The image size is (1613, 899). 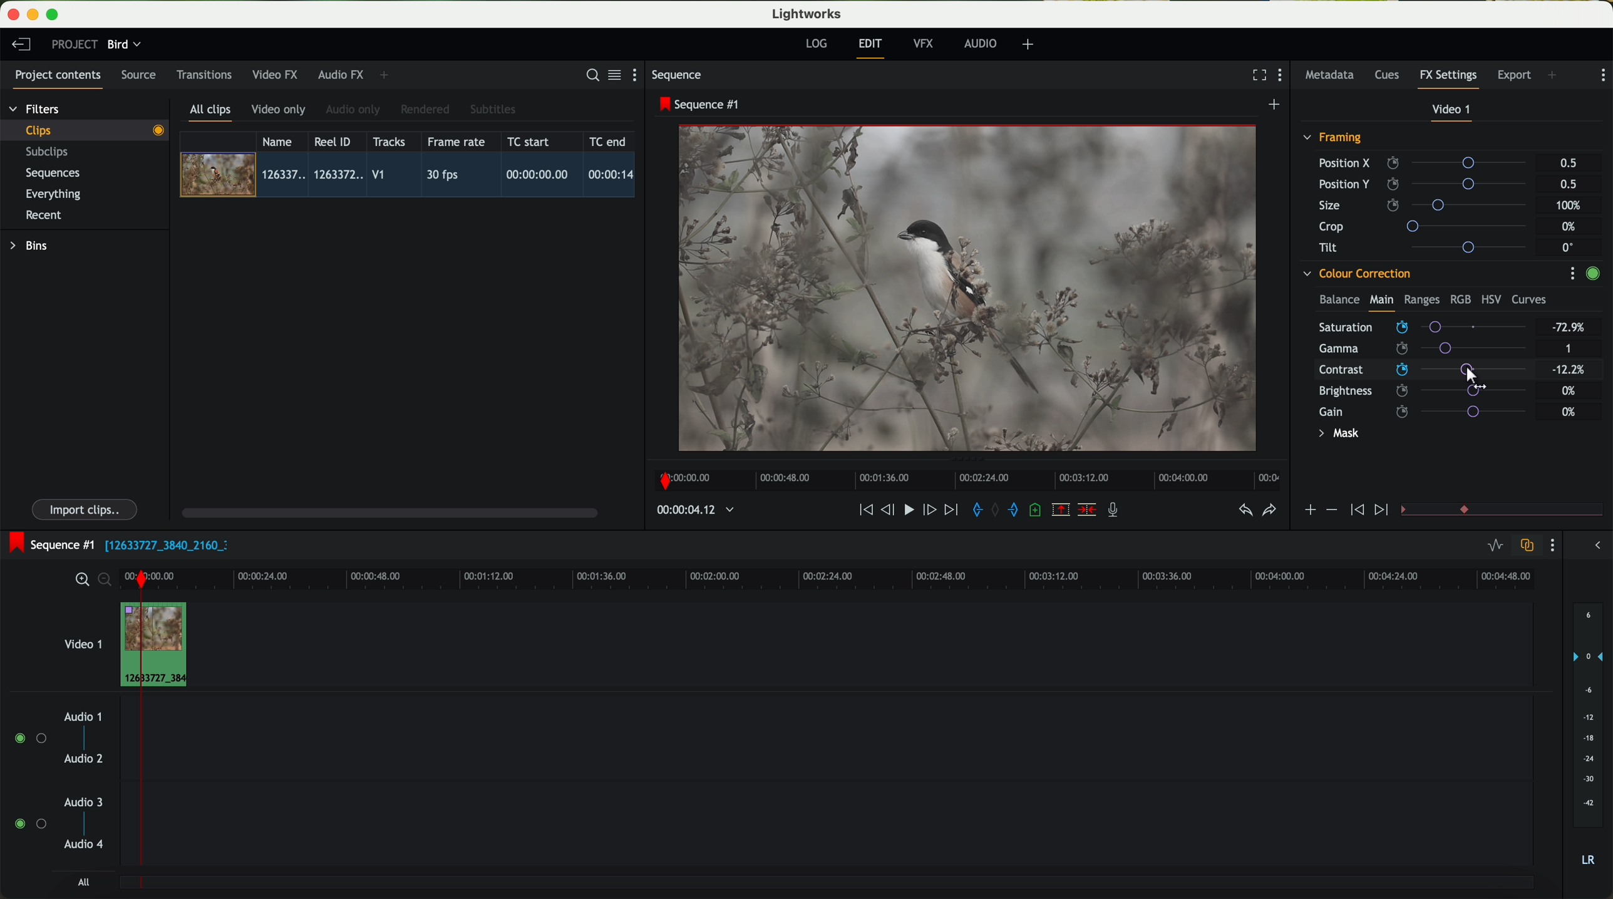 What do you see at coordinates (1602, 75) in the screenshot?
I see `show settings menu` at bounding box center [1602, 75].